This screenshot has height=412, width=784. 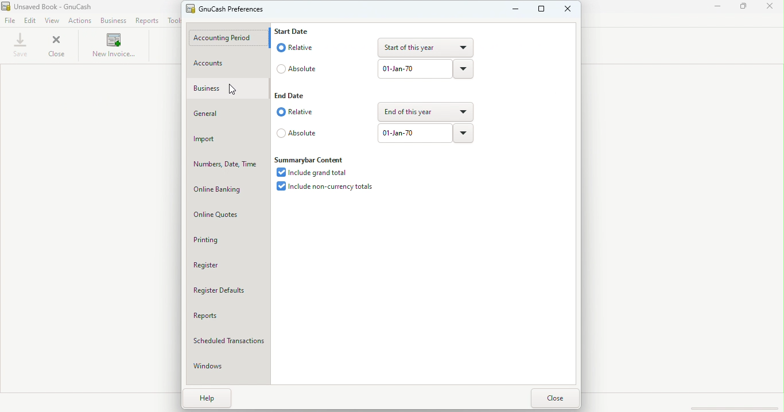 I want to click on Maximize, so click(x=541, y=13).